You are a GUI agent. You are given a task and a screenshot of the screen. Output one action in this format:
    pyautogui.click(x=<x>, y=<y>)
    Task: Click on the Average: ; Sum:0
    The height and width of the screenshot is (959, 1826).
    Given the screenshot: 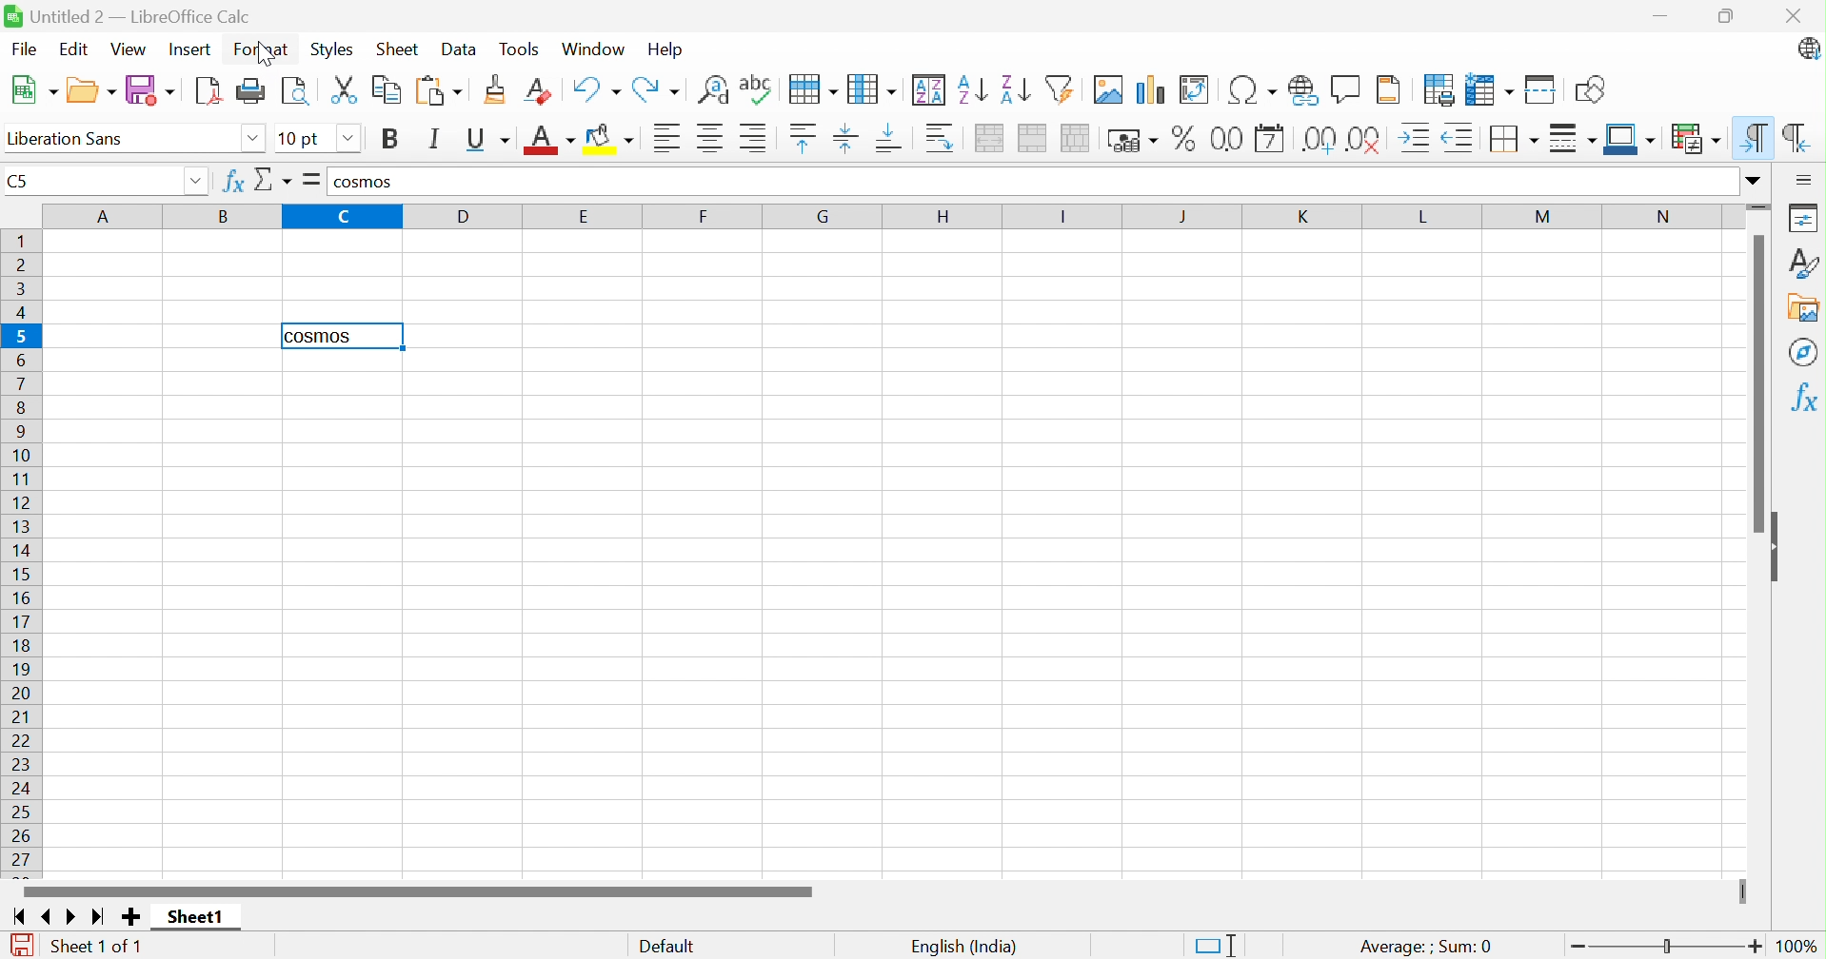 What is the action you would take?
    pyautogui.click(x=1424, y=946)
    